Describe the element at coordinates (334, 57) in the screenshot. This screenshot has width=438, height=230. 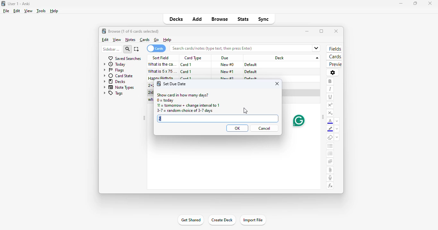
I see `cards` at that location.